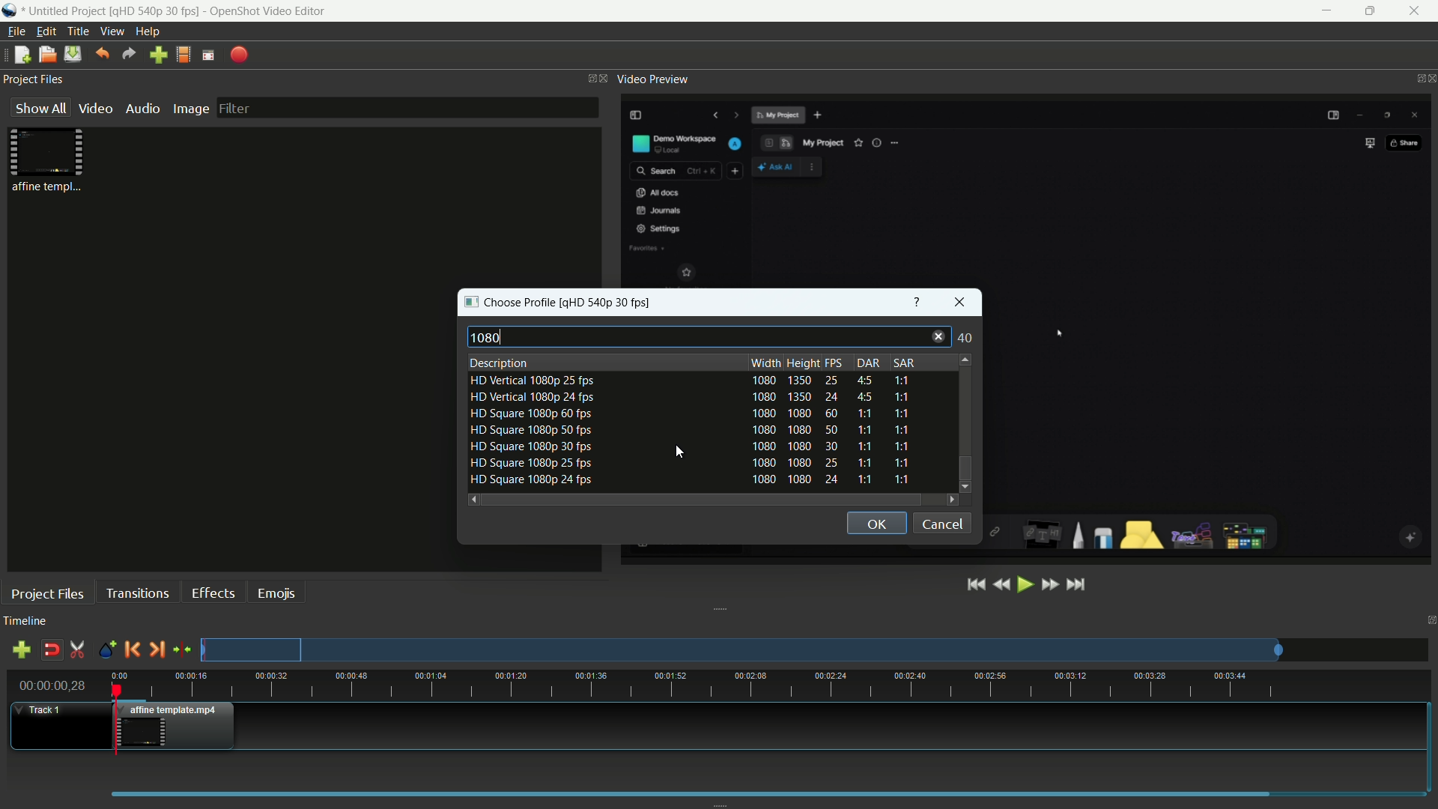 The height and width of the screenshot is (809, 1438). I want to click on import file, so click(159, 55).